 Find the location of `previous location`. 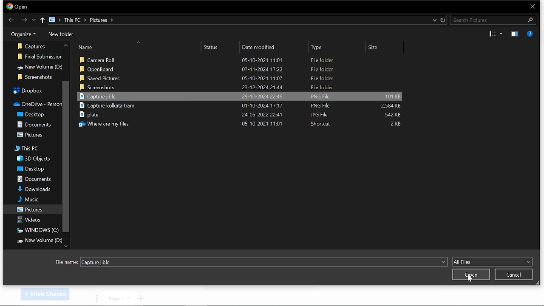

previous location is located at coordinates (34, 20).